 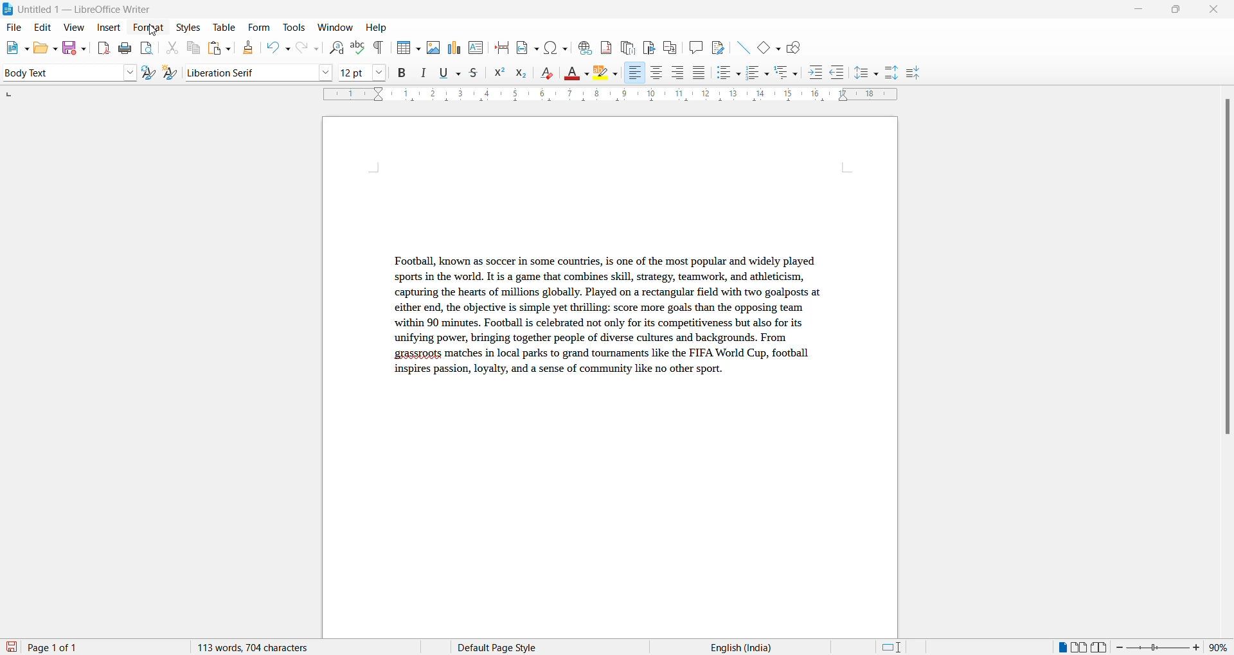 What do you see at coordinates (334, 46) in the screenshot?
I see `find and replace` at bounding box center [334, 46].